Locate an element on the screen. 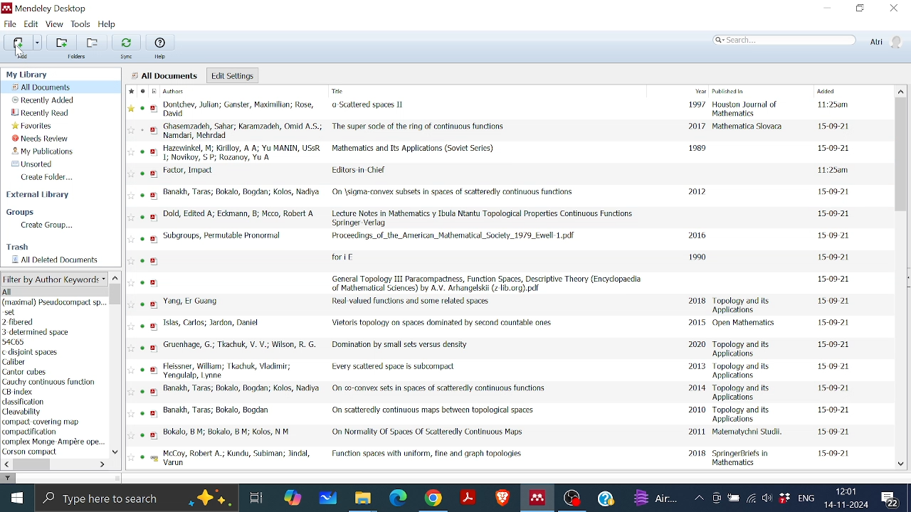  date is located at coordinates (831, 411).